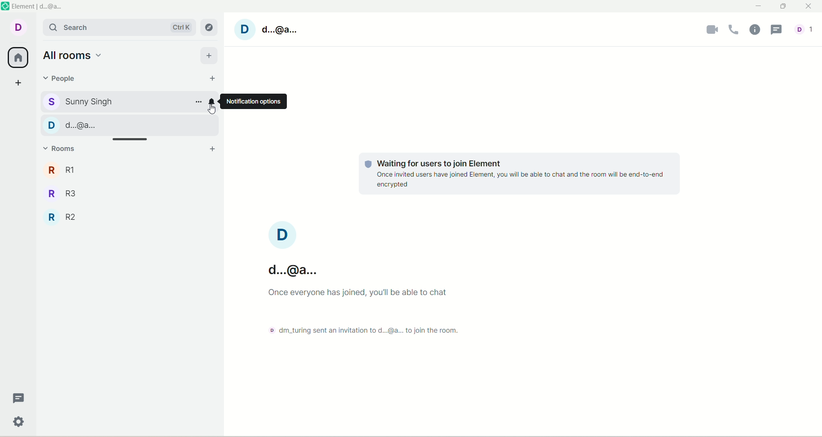 The width and height of the screenshot is (822, 437). What do you see at coordinates (710, 32) in the screenshot?
I see `video call` at bounding box center [710, 32].